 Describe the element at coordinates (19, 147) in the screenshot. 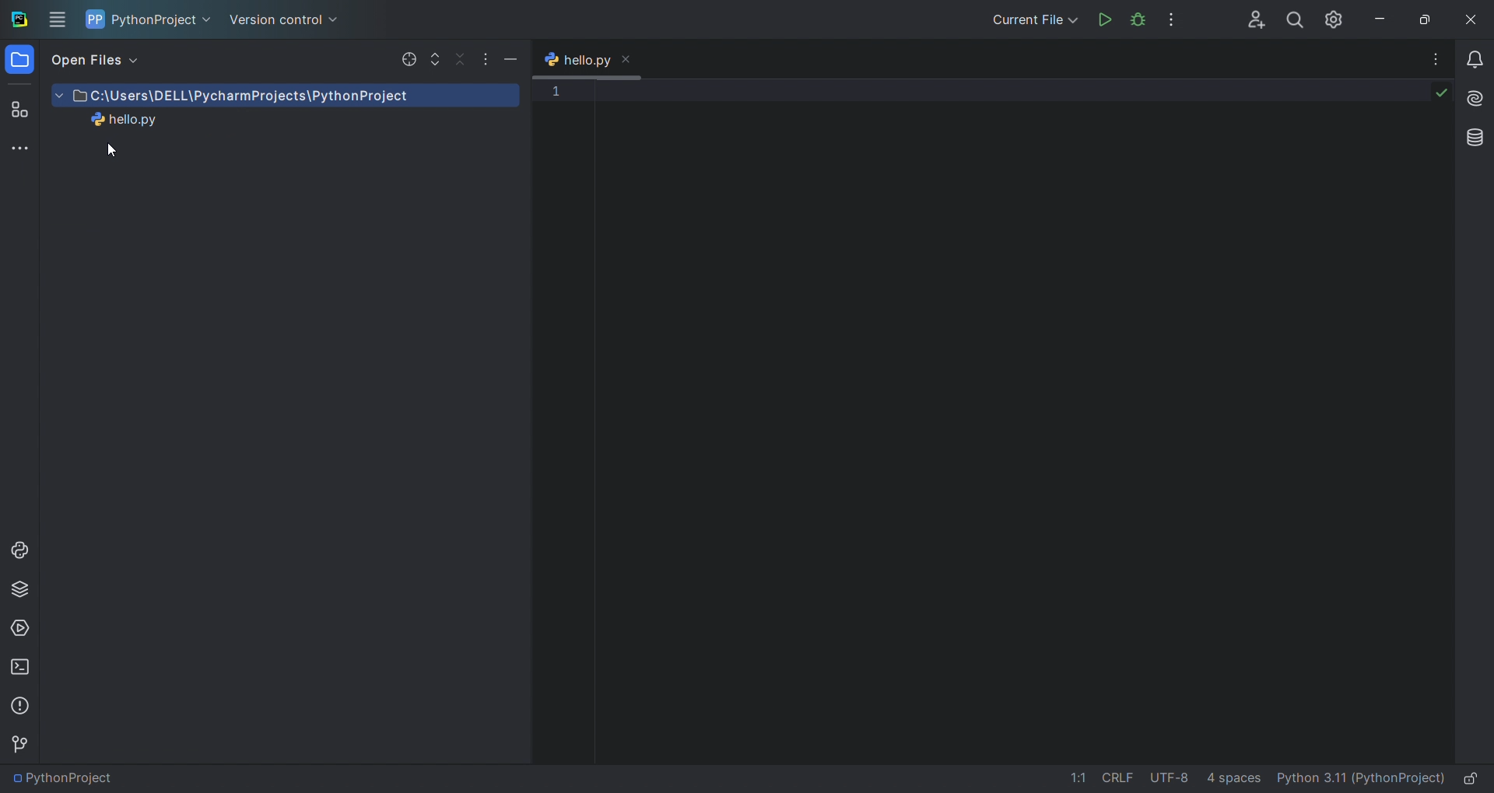

I see `more tool window` at that location.